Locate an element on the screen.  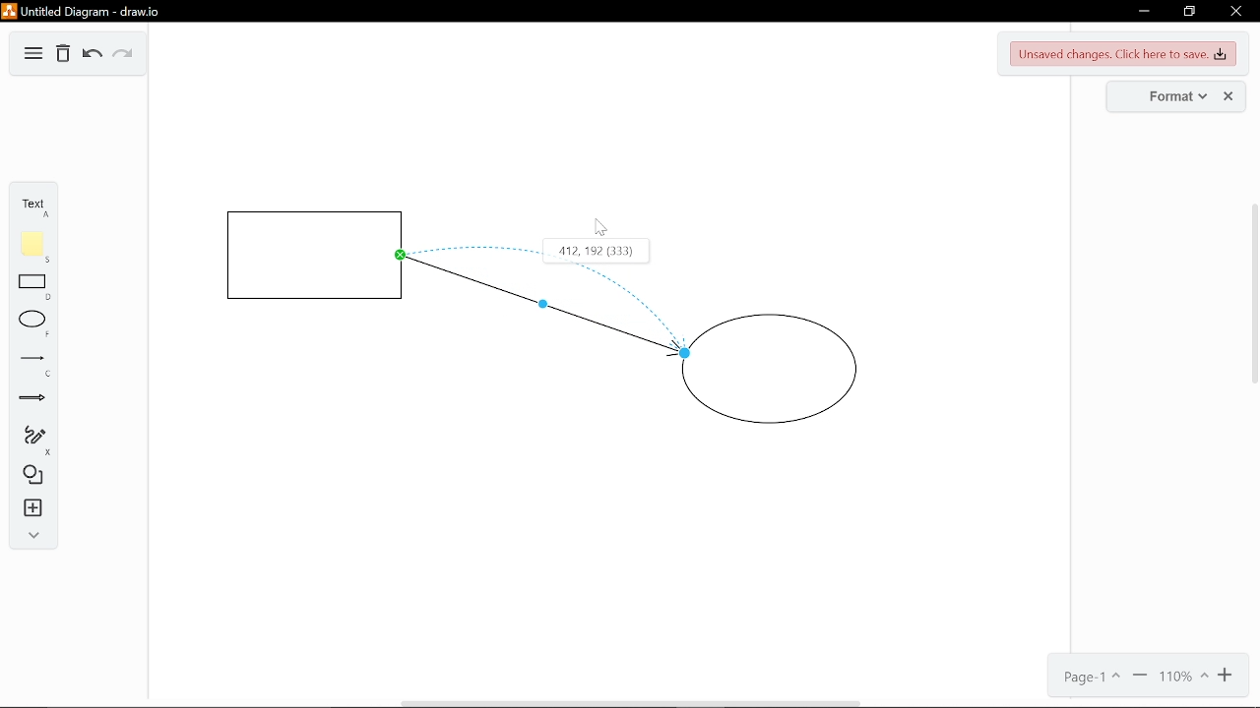
Ellipse is located at coordinates (30, 324).